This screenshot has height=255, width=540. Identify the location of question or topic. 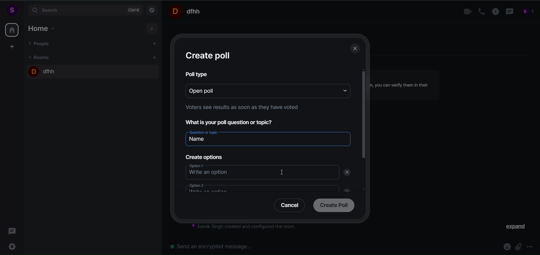
(268, 137).